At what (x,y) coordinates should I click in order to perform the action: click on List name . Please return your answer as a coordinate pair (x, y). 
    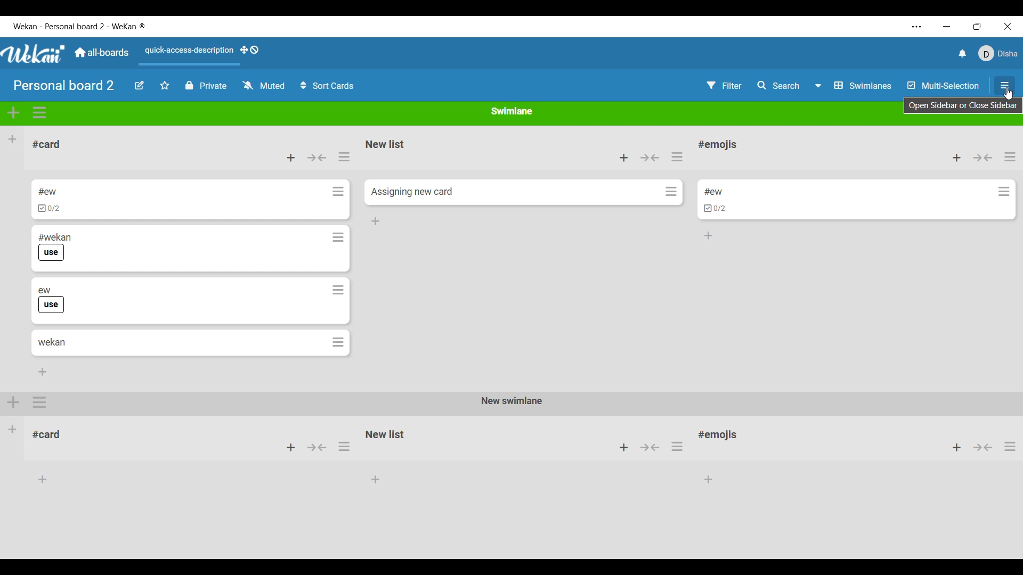
    Looking at the image, I should click on (714, 192).